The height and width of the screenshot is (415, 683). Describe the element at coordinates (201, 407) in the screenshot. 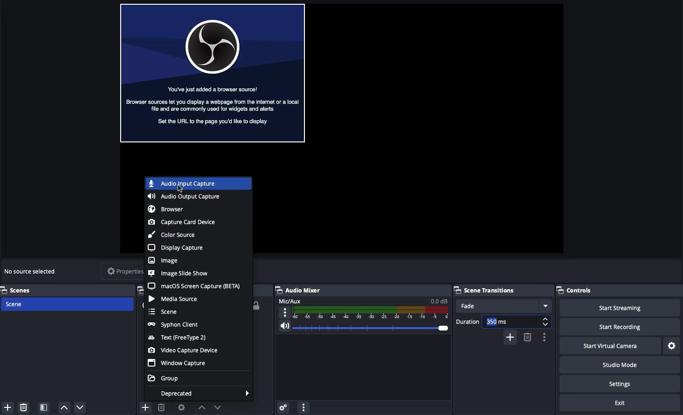

I see `Move up` at that location.